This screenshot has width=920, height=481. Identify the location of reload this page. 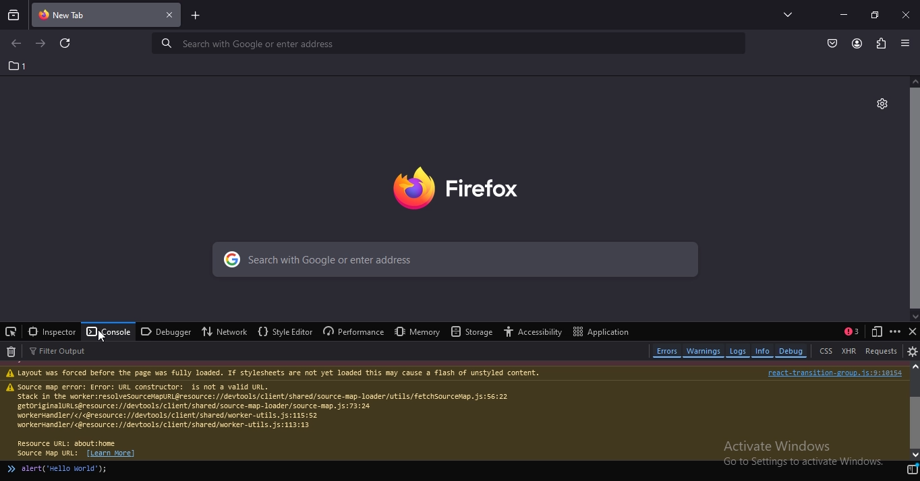
(68, 44).